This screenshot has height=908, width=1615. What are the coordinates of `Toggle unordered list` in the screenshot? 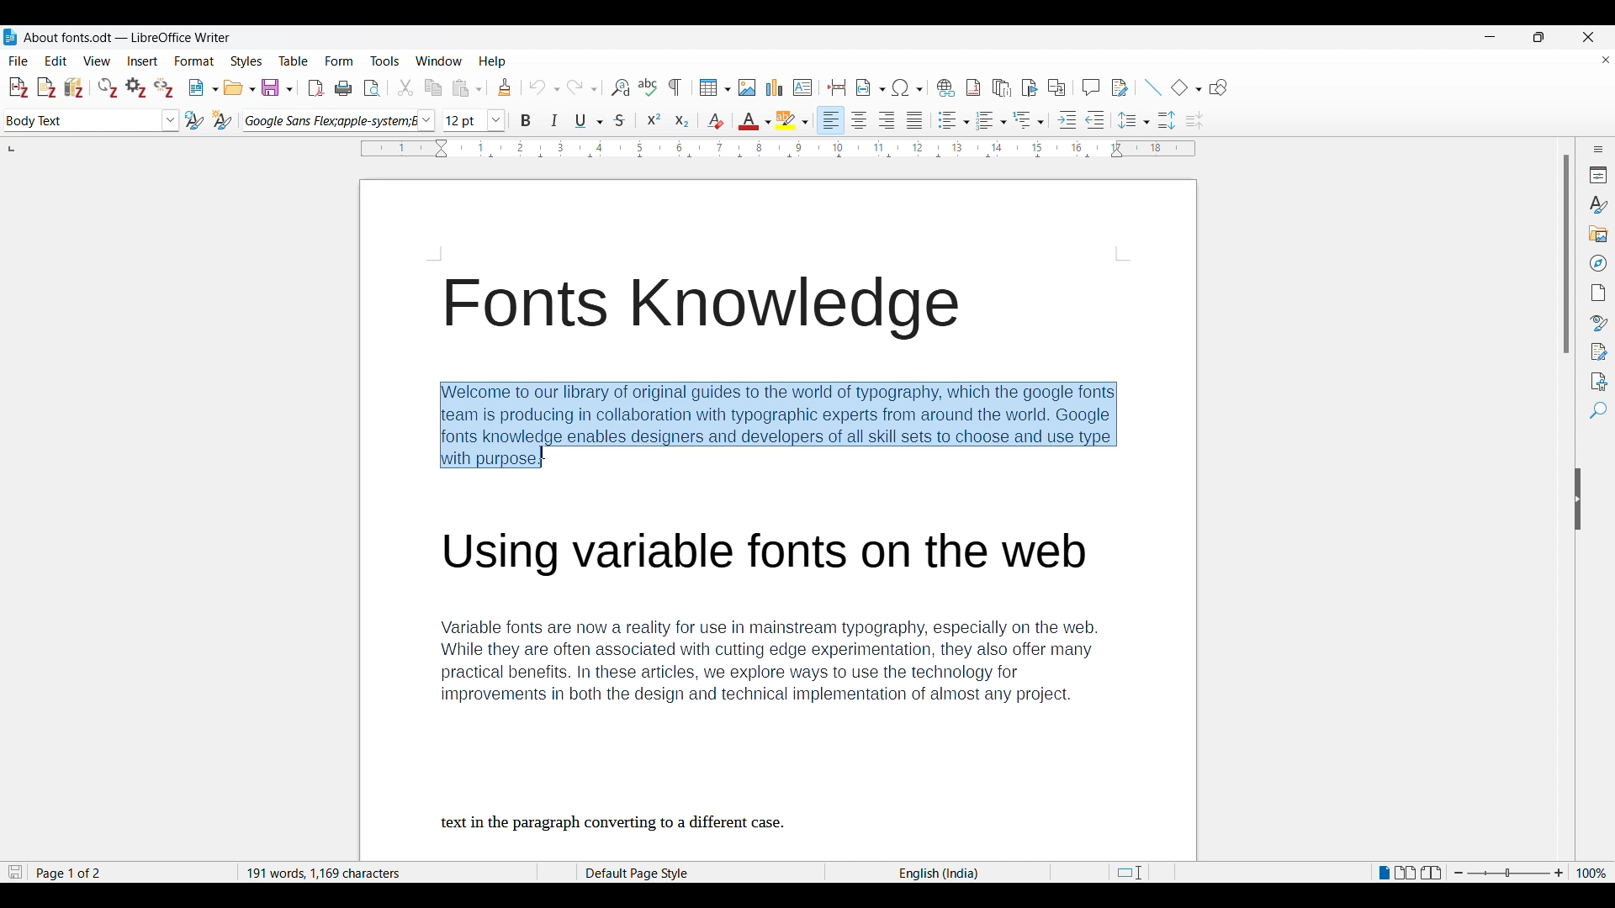 It's located at (954, 120).